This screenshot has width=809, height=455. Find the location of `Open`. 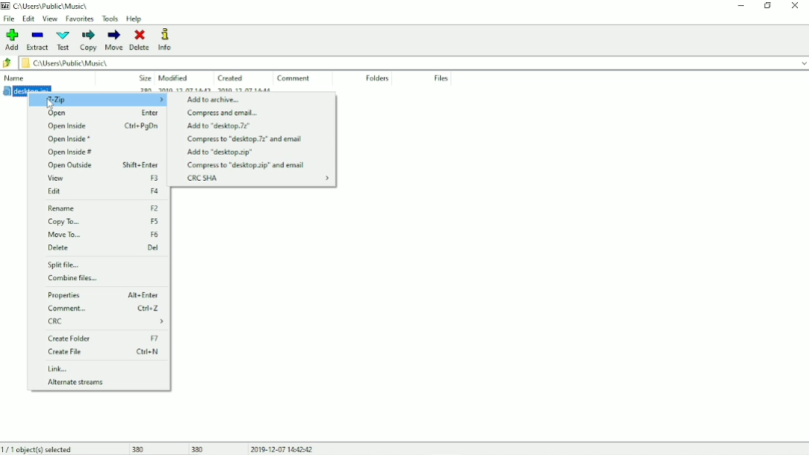

Open is located at coordinates (98, 113).